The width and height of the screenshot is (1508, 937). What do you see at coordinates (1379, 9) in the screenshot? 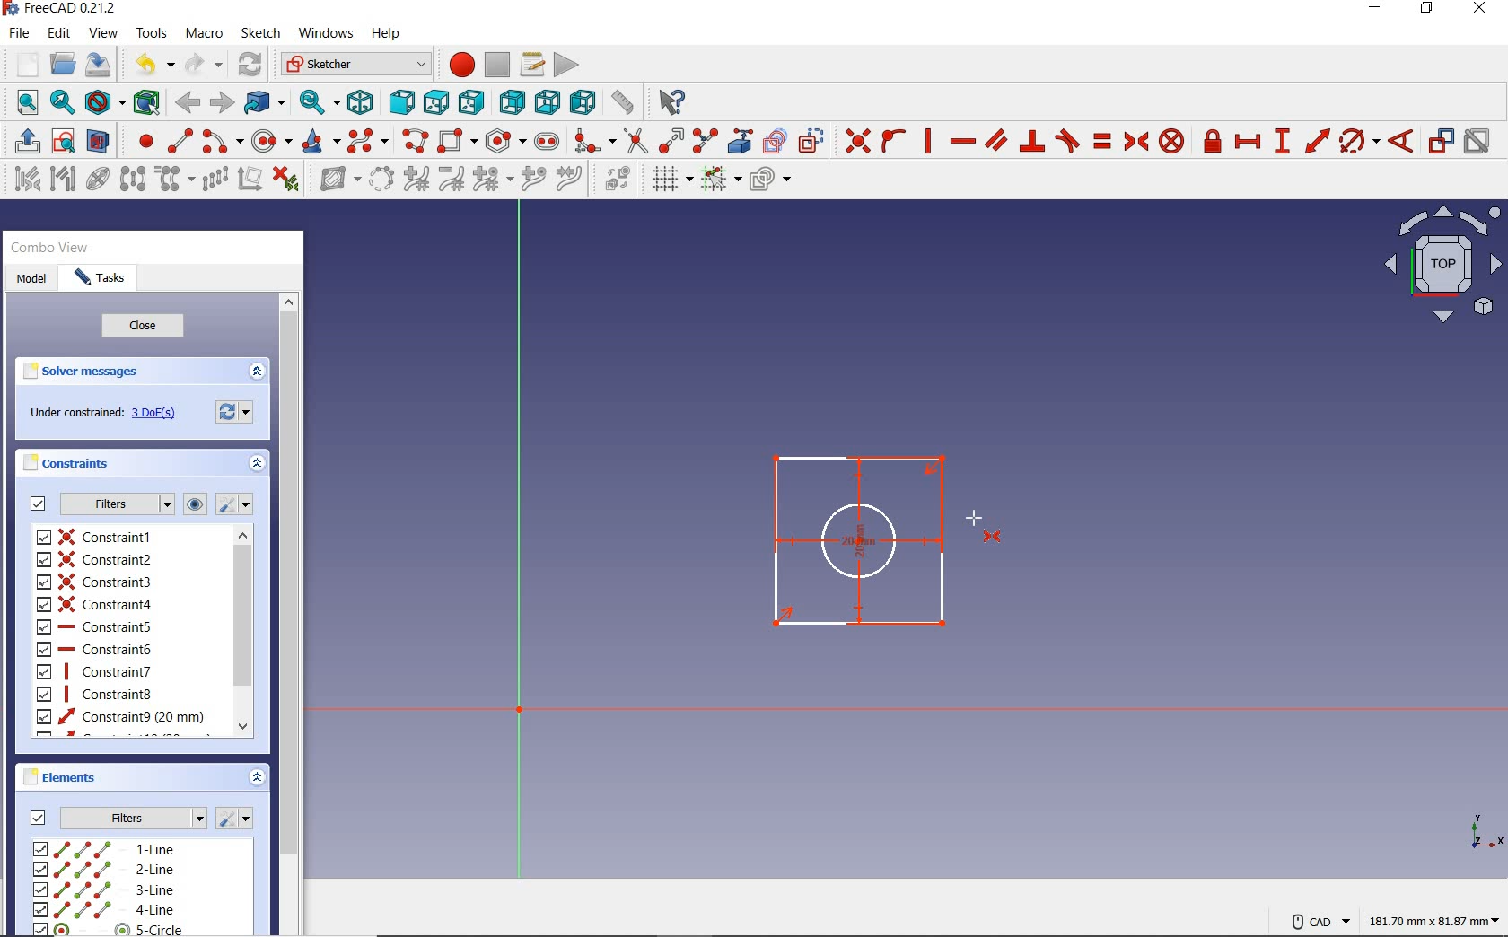
I see `minimize` at bounding box center [1379, 9].